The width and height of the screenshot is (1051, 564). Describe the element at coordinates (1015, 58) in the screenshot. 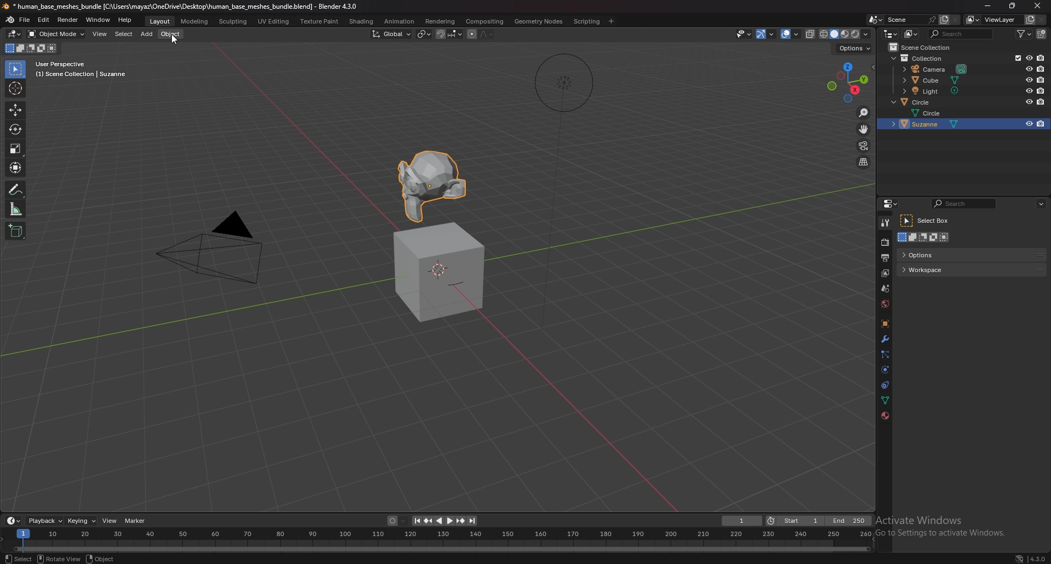

I see `exclude from viewlayer` at that location.